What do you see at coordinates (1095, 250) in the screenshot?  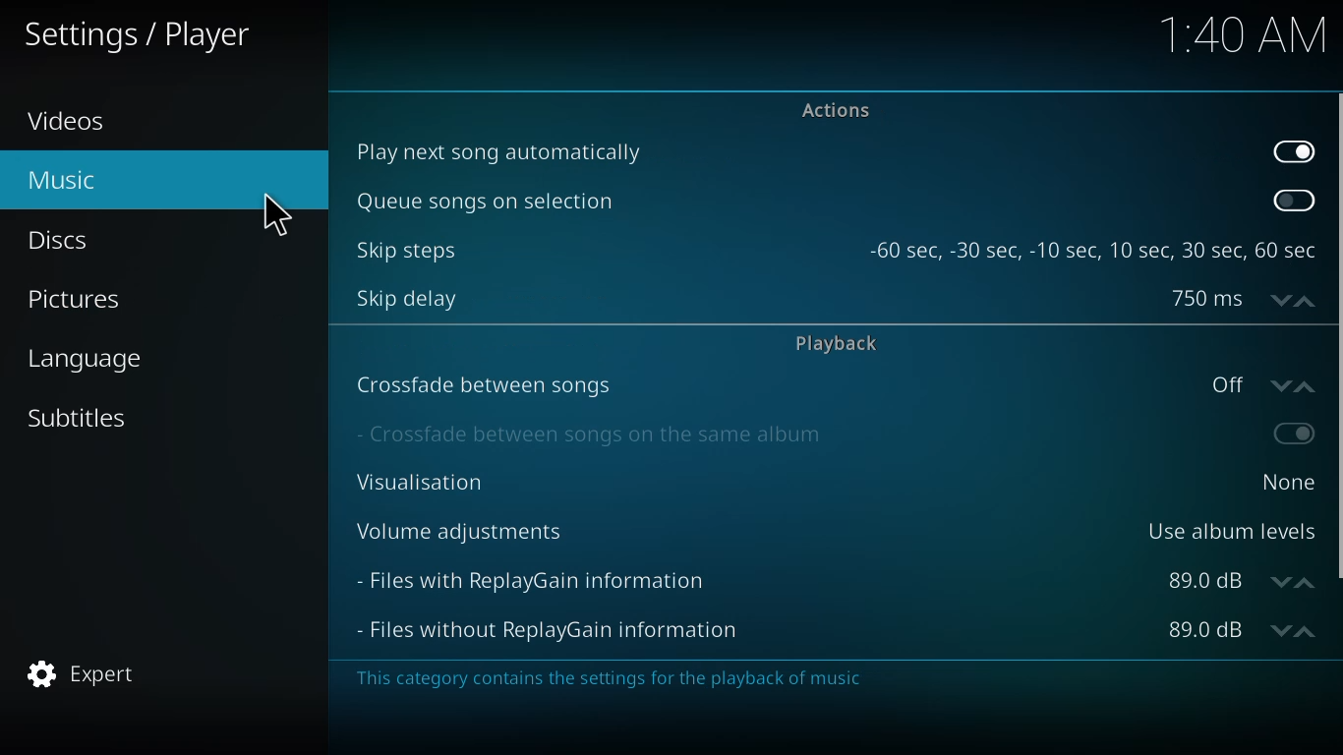 I see `steps` at bounding box center [1095, 250].